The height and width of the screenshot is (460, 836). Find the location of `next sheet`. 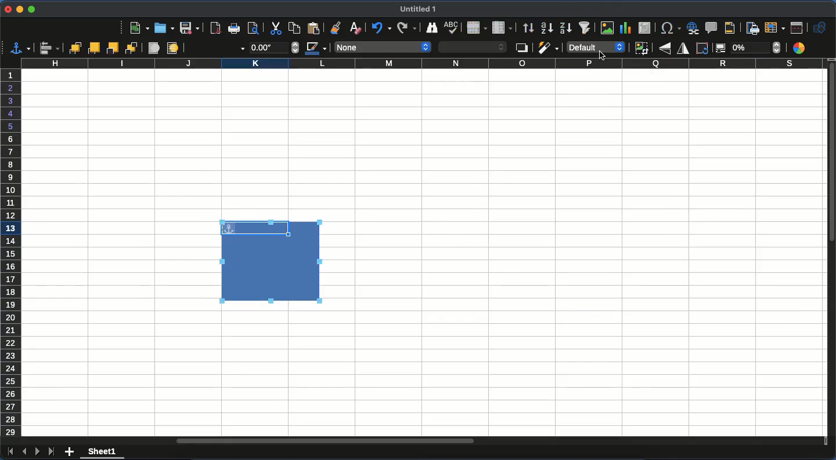

next sheet is located at coordinates (38, 451).